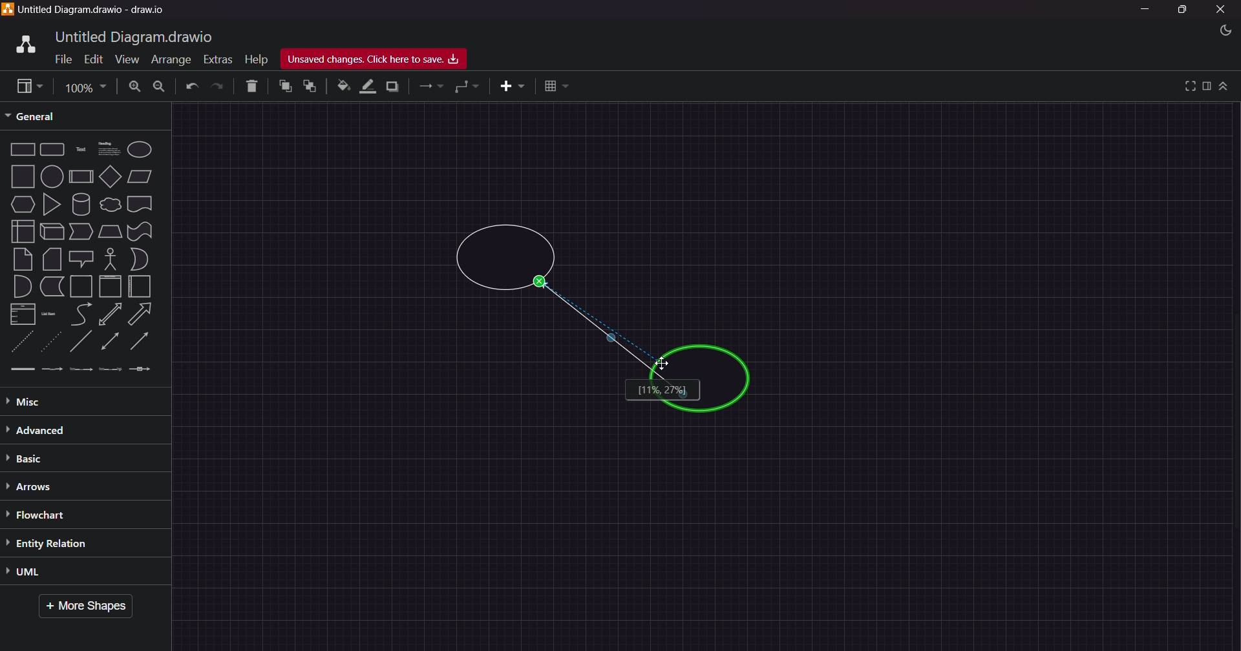  Describe the element at coordinates (61, 60) in the screenshot. I see `File` at that location.